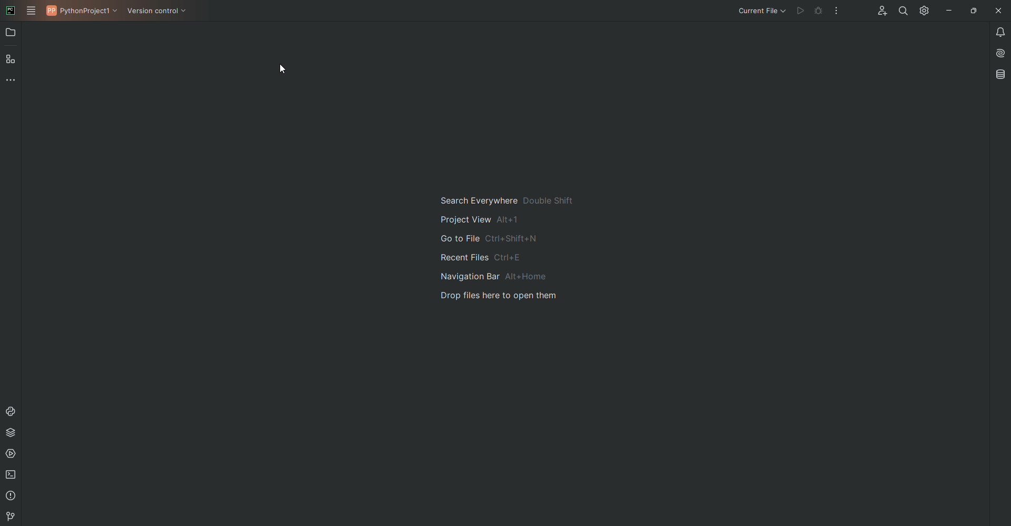  What do you see at coordinates (161, 12) in the screenshot?
I see `Version Control` at bounding box center [161, 12].